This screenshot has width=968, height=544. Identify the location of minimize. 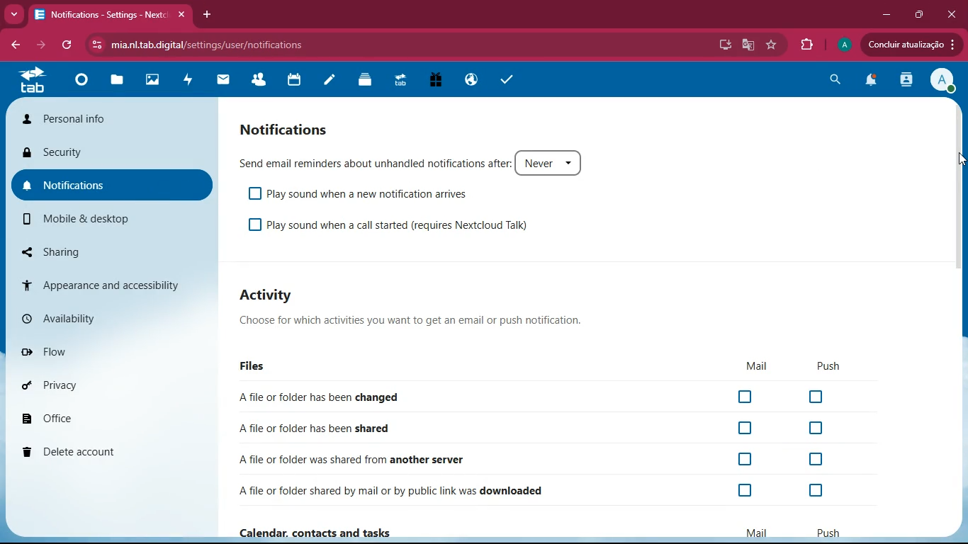
(883, 15).